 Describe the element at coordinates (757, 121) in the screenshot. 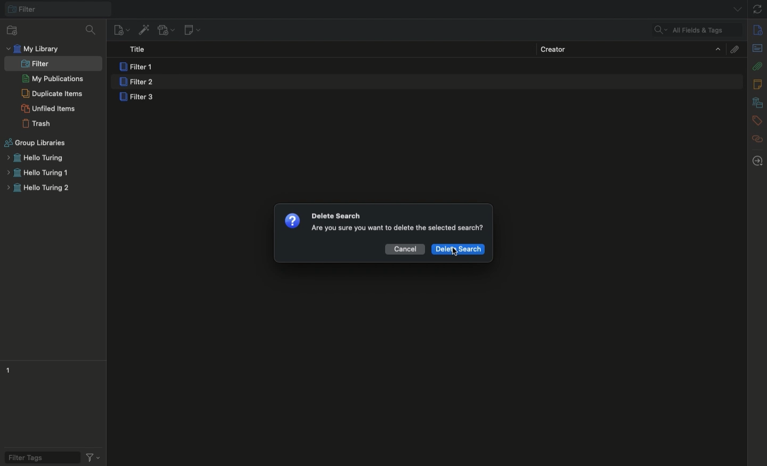

I see `Tags` at that location.